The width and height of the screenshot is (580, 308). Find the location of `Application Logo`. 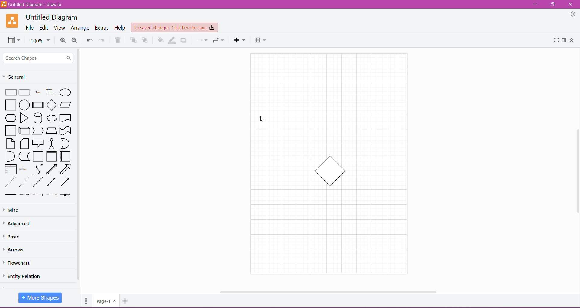

Application Logo is located at coordinates (12, 21).